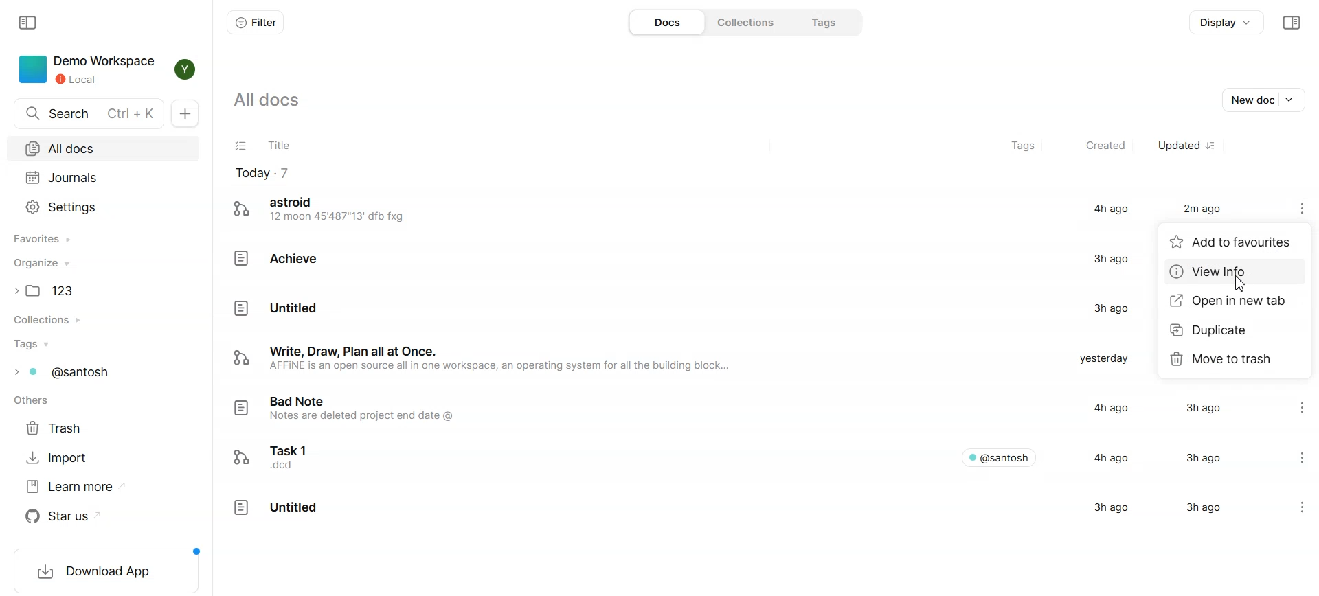 This screenshot has height=596, width=1319. I want to click on Docs, so click(666, 23).